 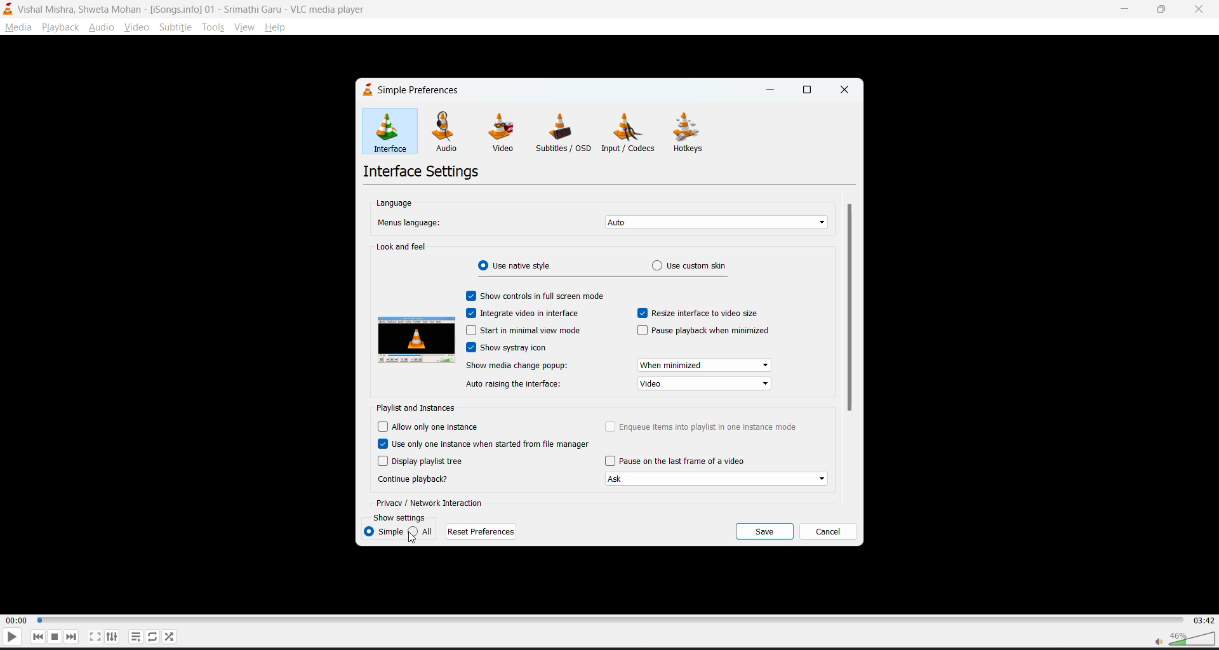 I want to click on display playlist tree, so click(x=421, y=463).